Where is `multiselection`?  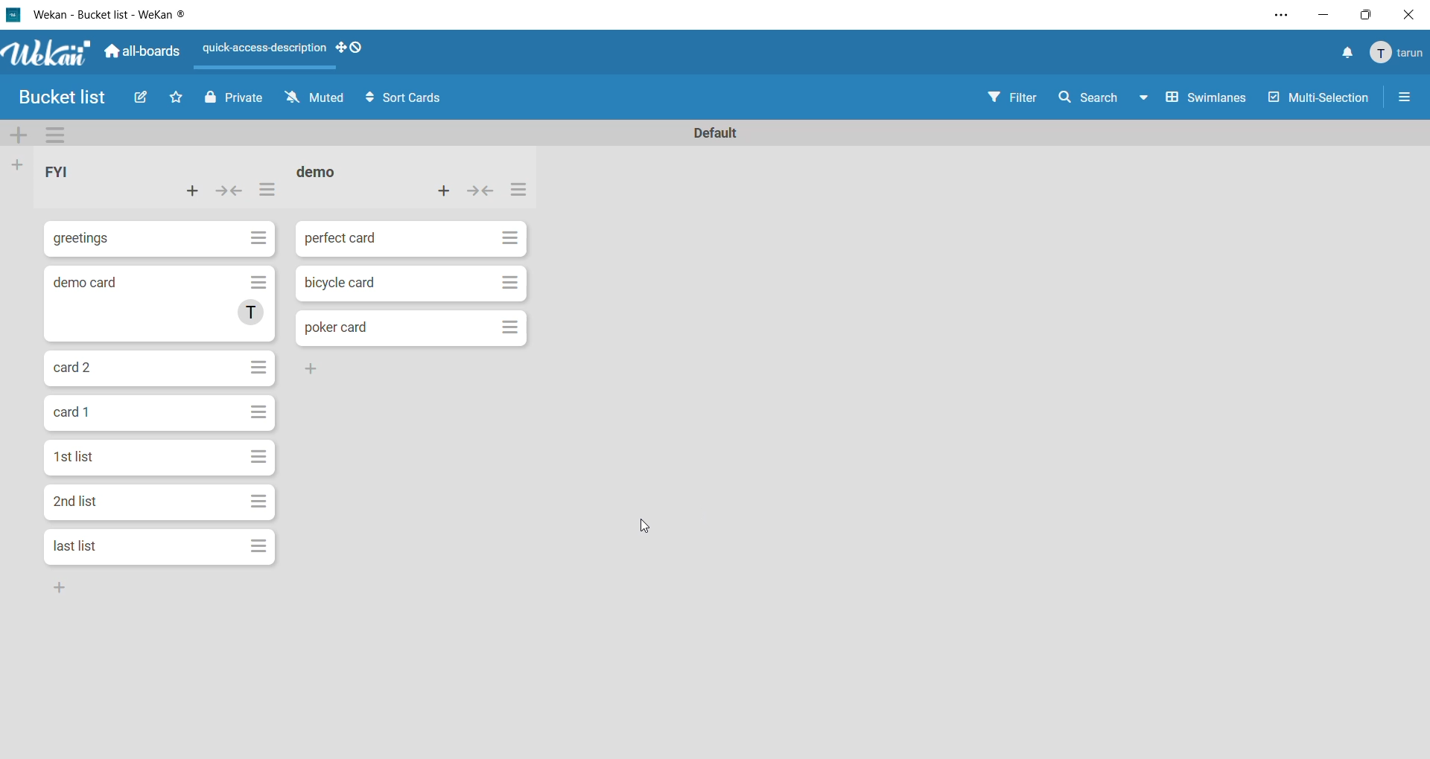
multiselection is located at coordinates (1318, 99).